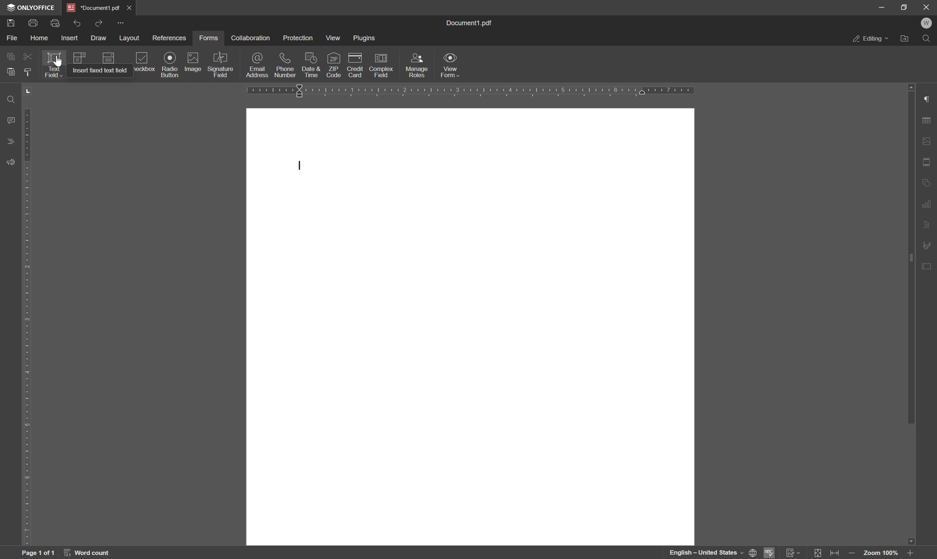  Describe the element at coordinates (334, 66) in the screenshot. I see `zip code` at that location.